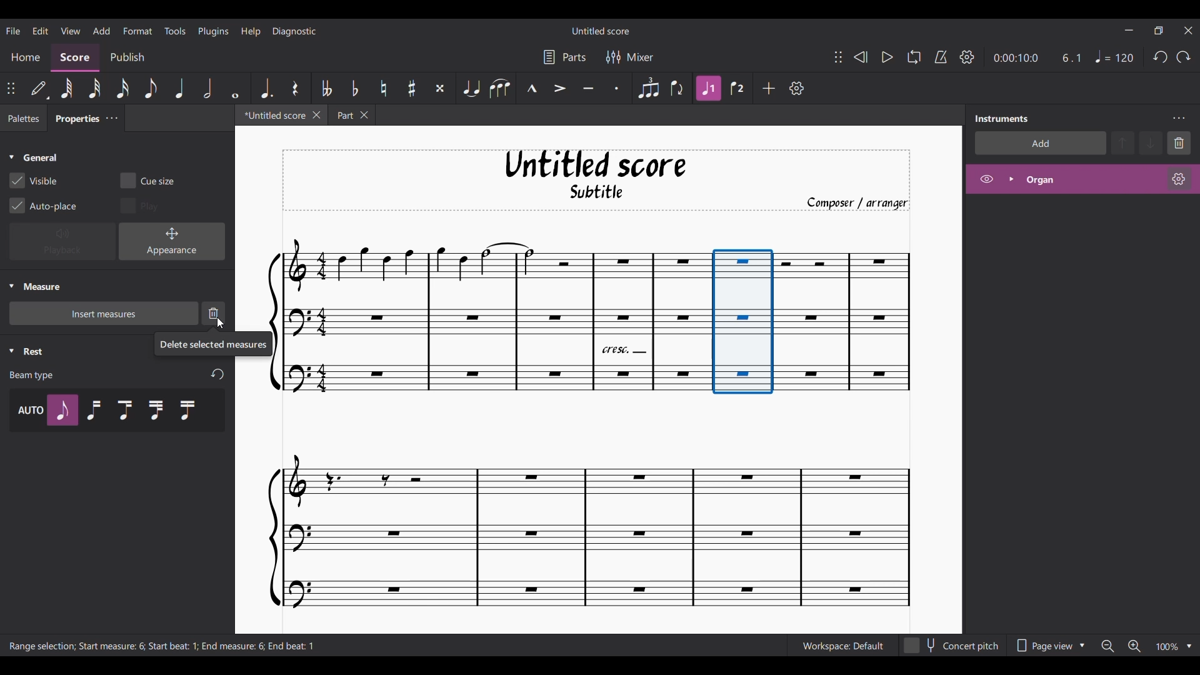 The height and width of the screenshot is (675, 1200). What do you see at coordinates (122, 89) in the screenshot?
I see `16th note` at bounding box center [122, 89].